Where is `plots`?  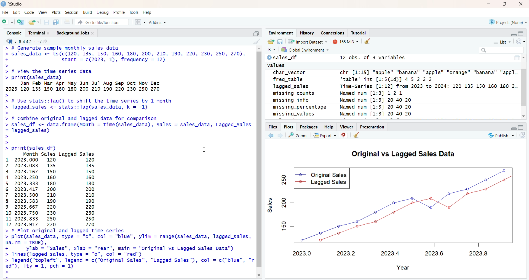
plots is located at coordinates (289, 127).